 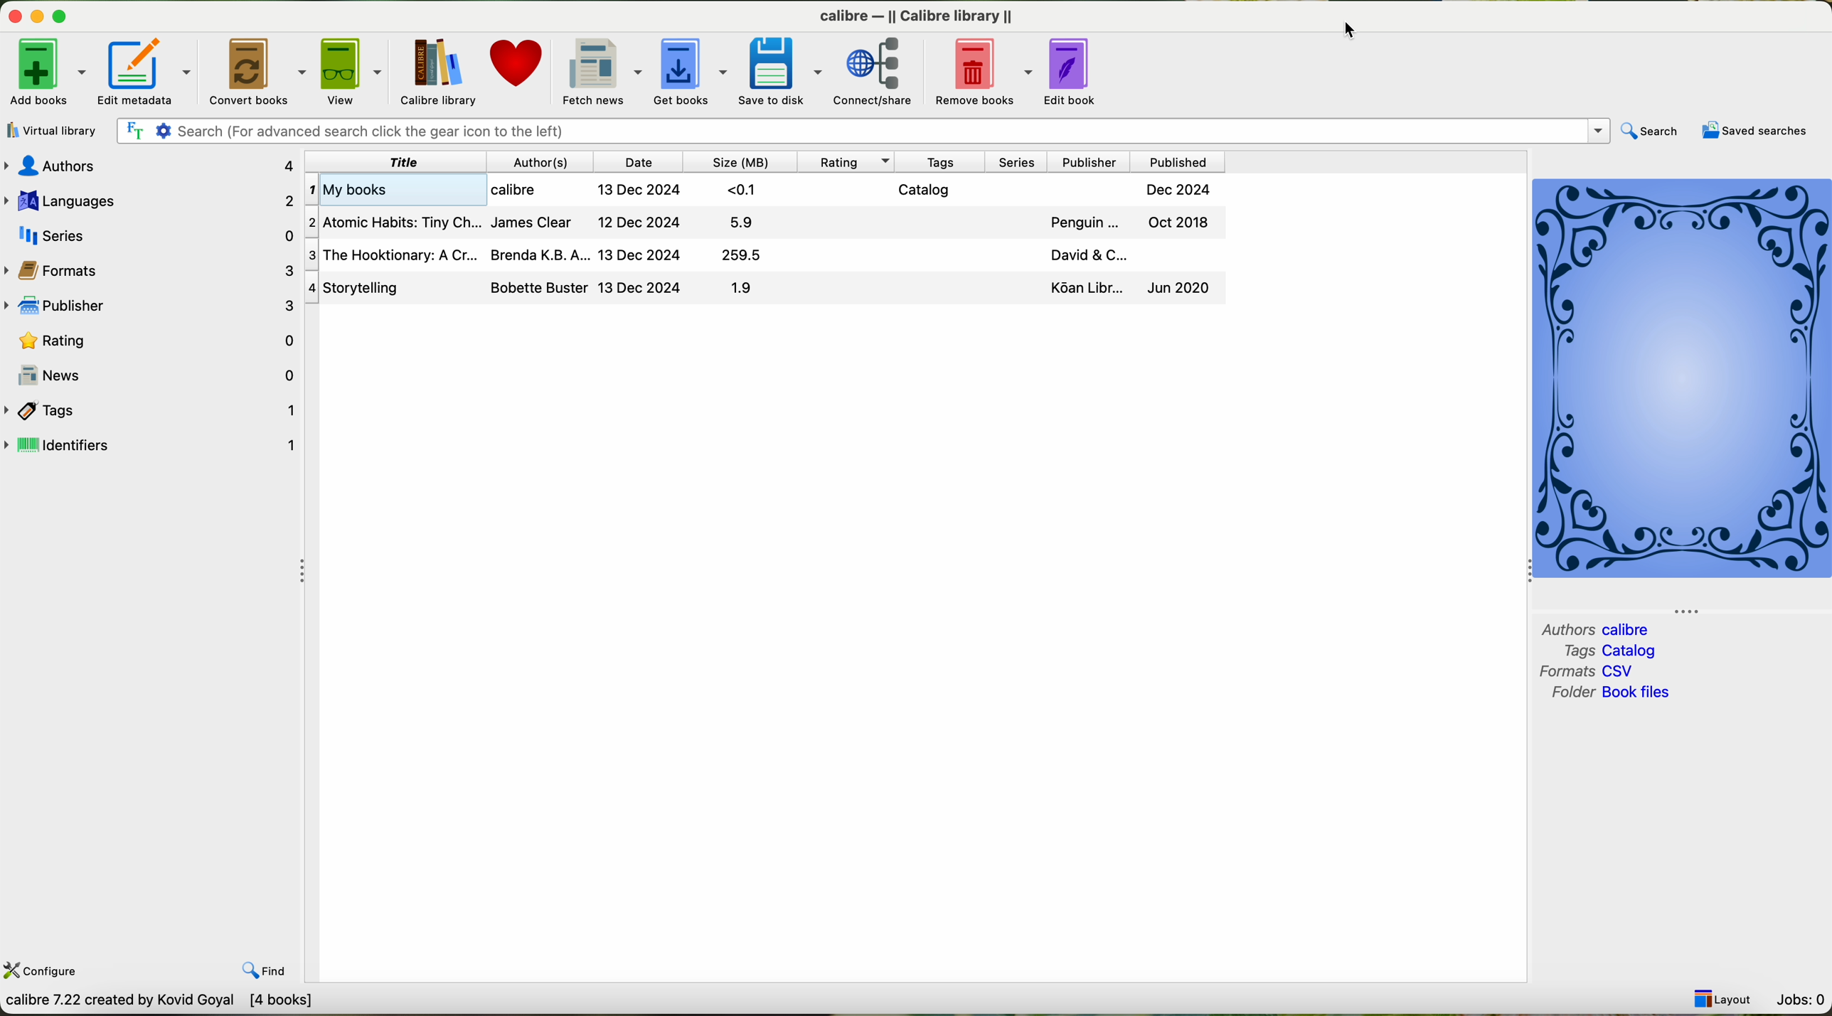 What do you see at coordinates (1630, 630) in the screenshot?
I see `Calibre` at bounding box center [1630, 630].